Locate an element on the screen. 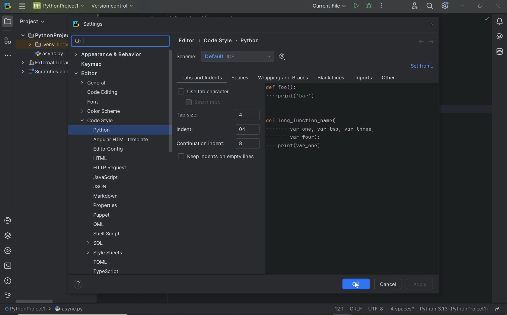 This screenshot has width=507, height=315. close is located at coordinates (499, 7).